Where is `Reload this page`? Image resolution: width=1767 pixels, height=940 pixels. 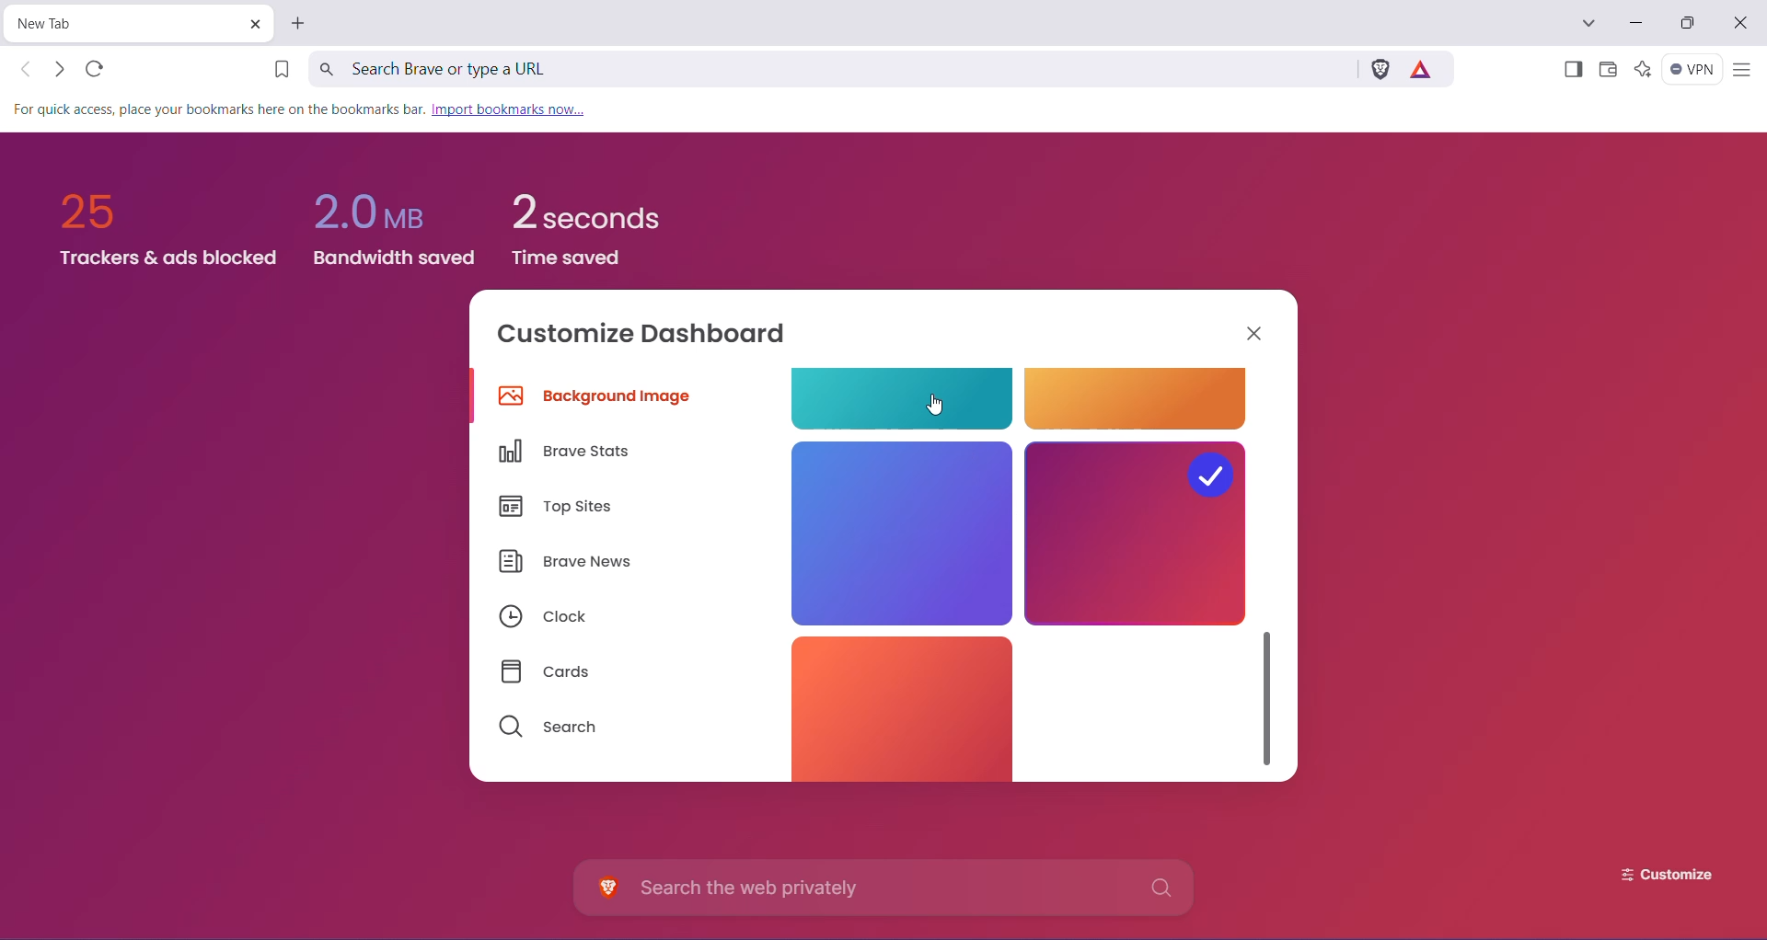
Reload this page is located at coordinates (97, 68).